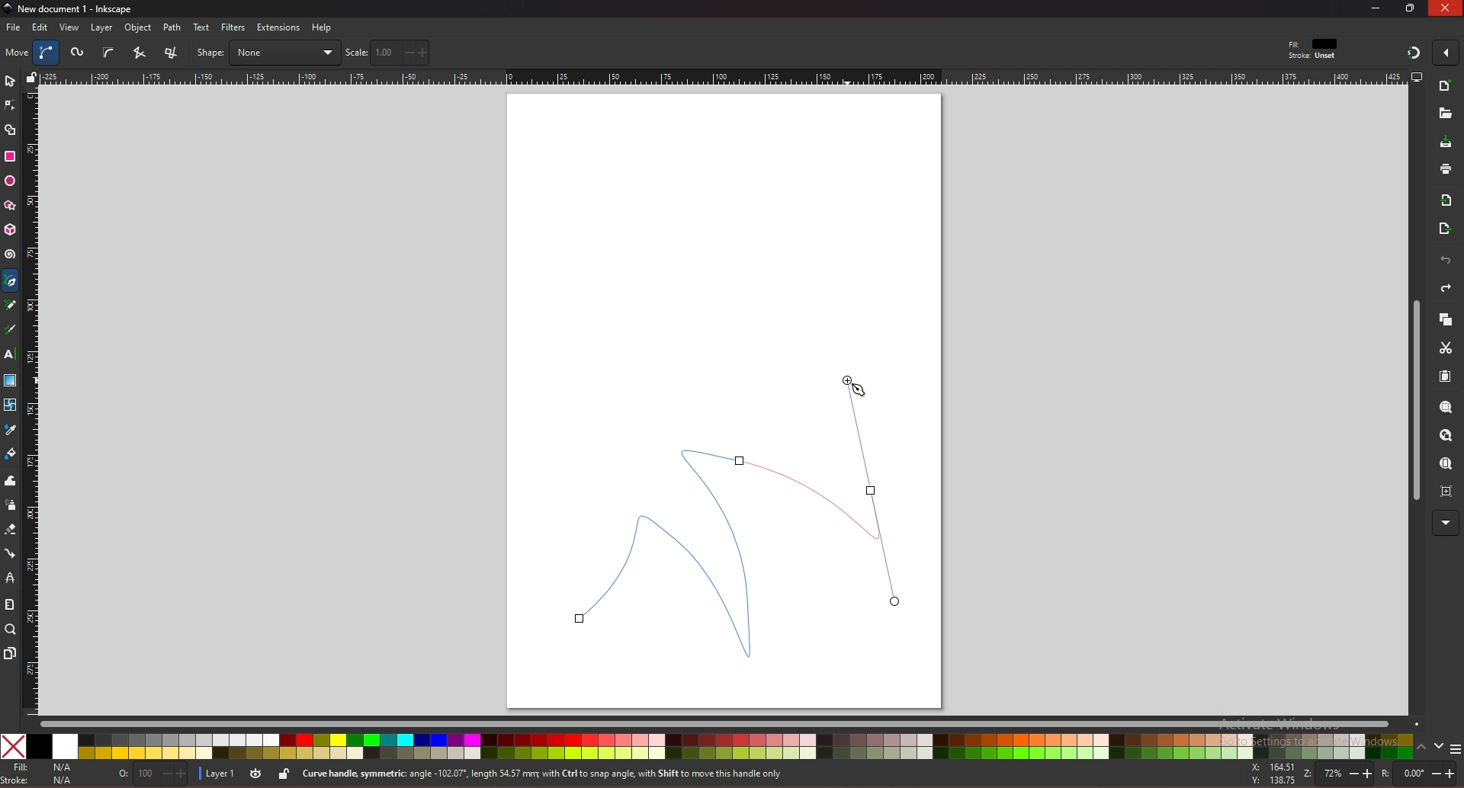 The width and height of the screenshot is (1464, 788). What do you see at coordinates (1445, 320) in the screenshot?
I see `copy` at bounding box center [1445, 320].